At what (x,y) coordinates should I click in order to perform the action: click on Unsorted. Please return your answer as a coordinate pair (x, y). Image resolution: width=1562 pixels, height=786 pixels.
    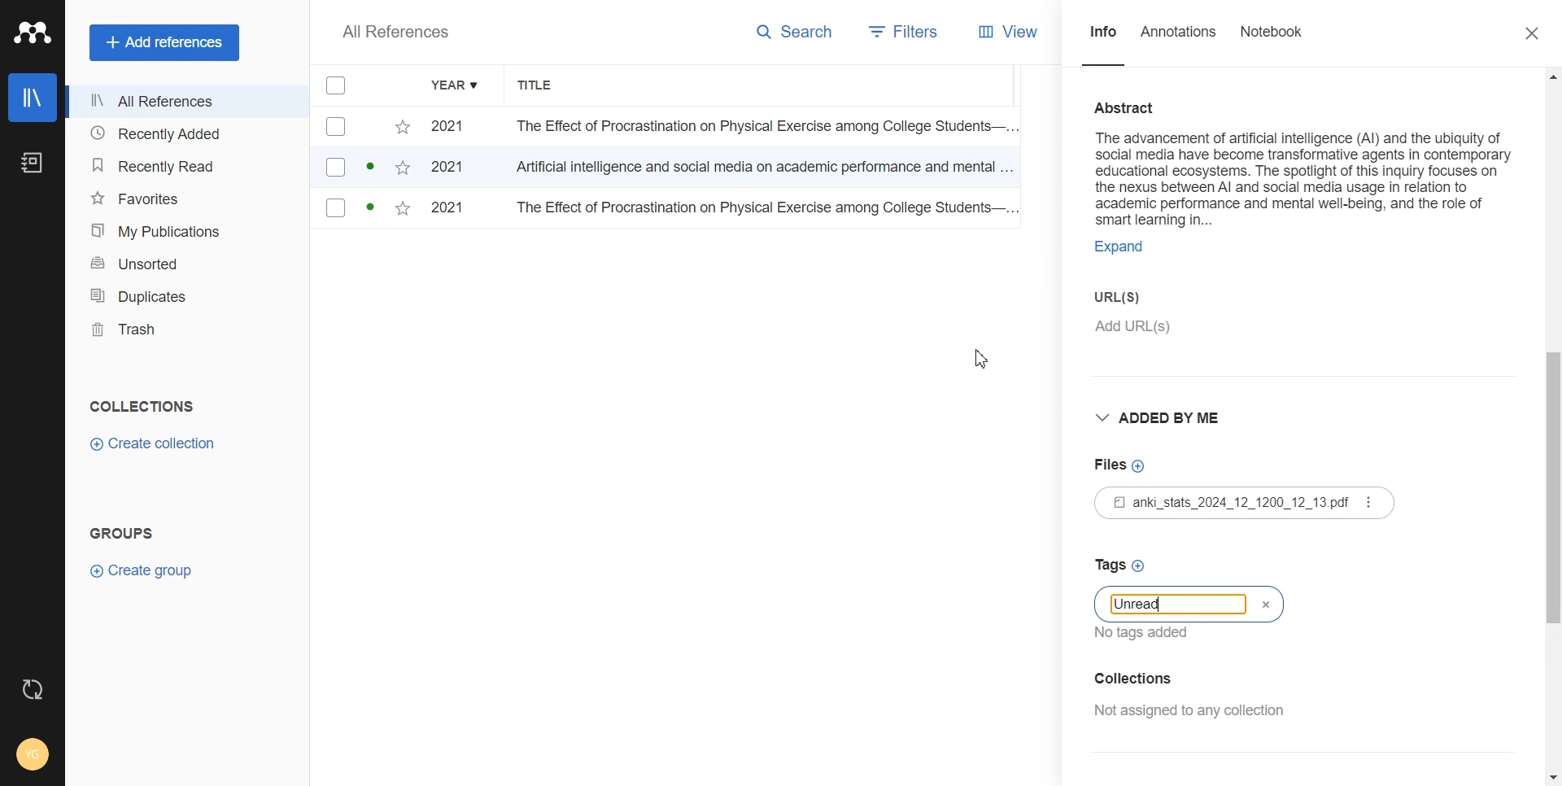
    Looking at the image, I should click on (185, 262).